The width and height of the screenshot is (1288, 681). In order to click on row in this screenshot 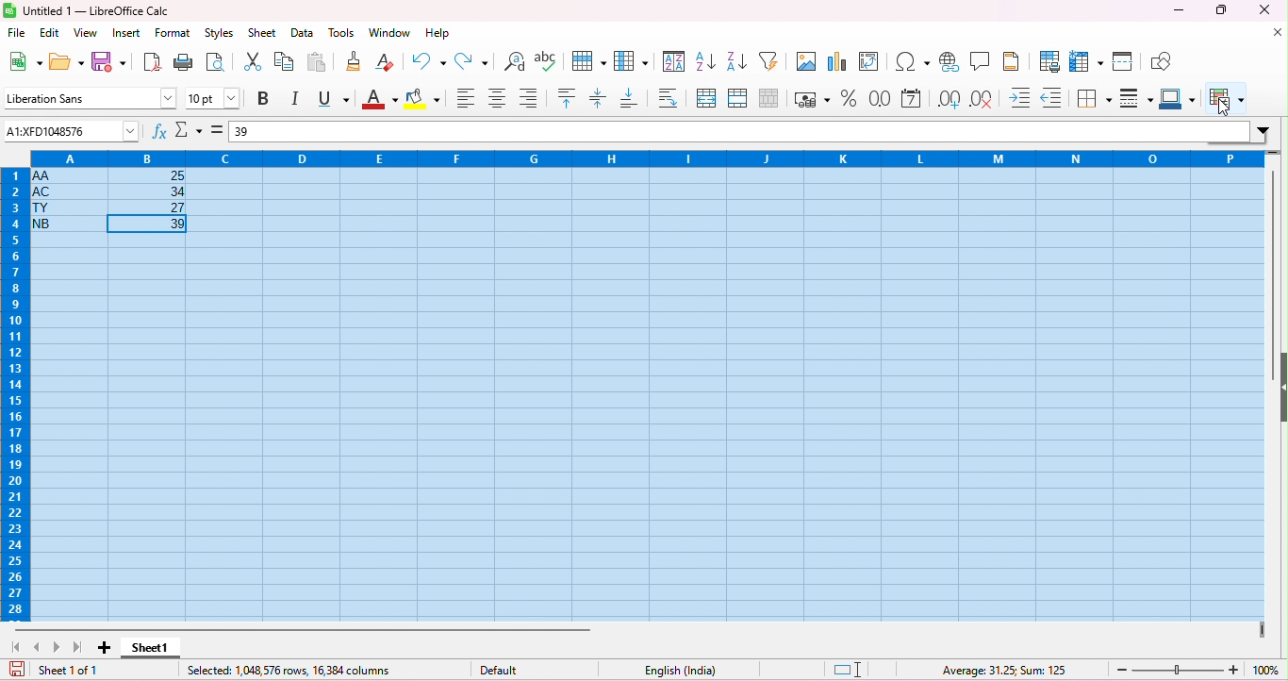, I will do `click(587, 60)`.